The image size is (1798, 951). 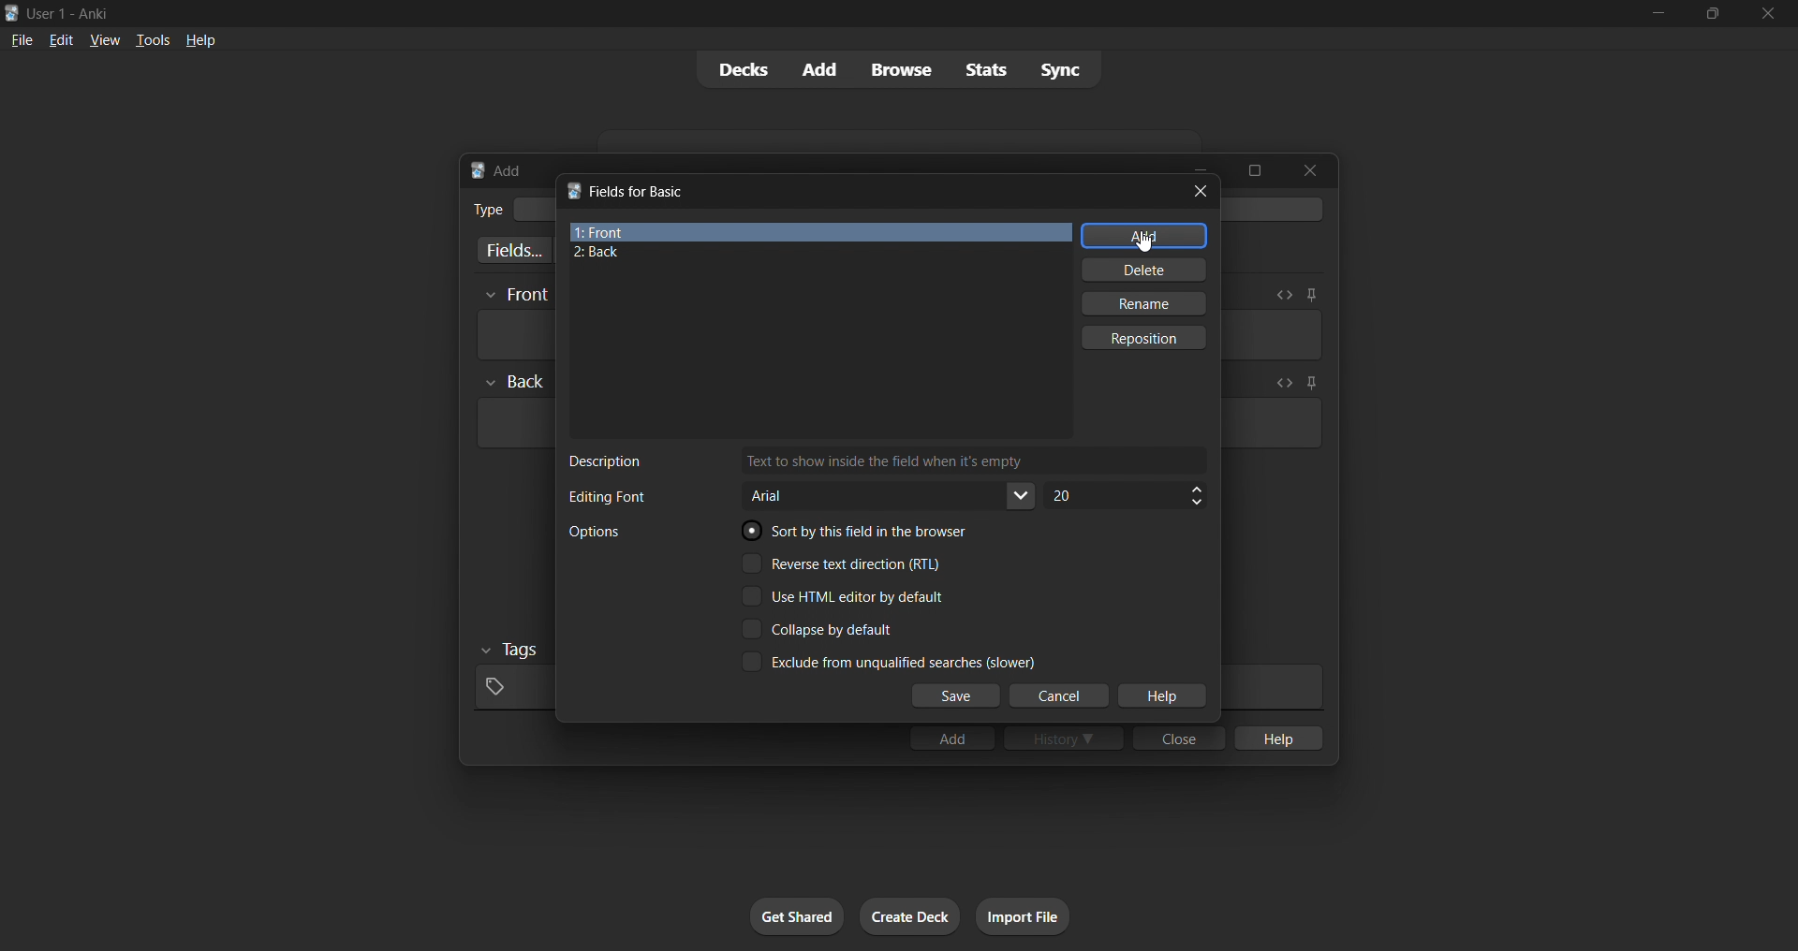 What do you see at coordinates (956, 696) in the screenshot?
I see `save` at bounding box center [956, 696].